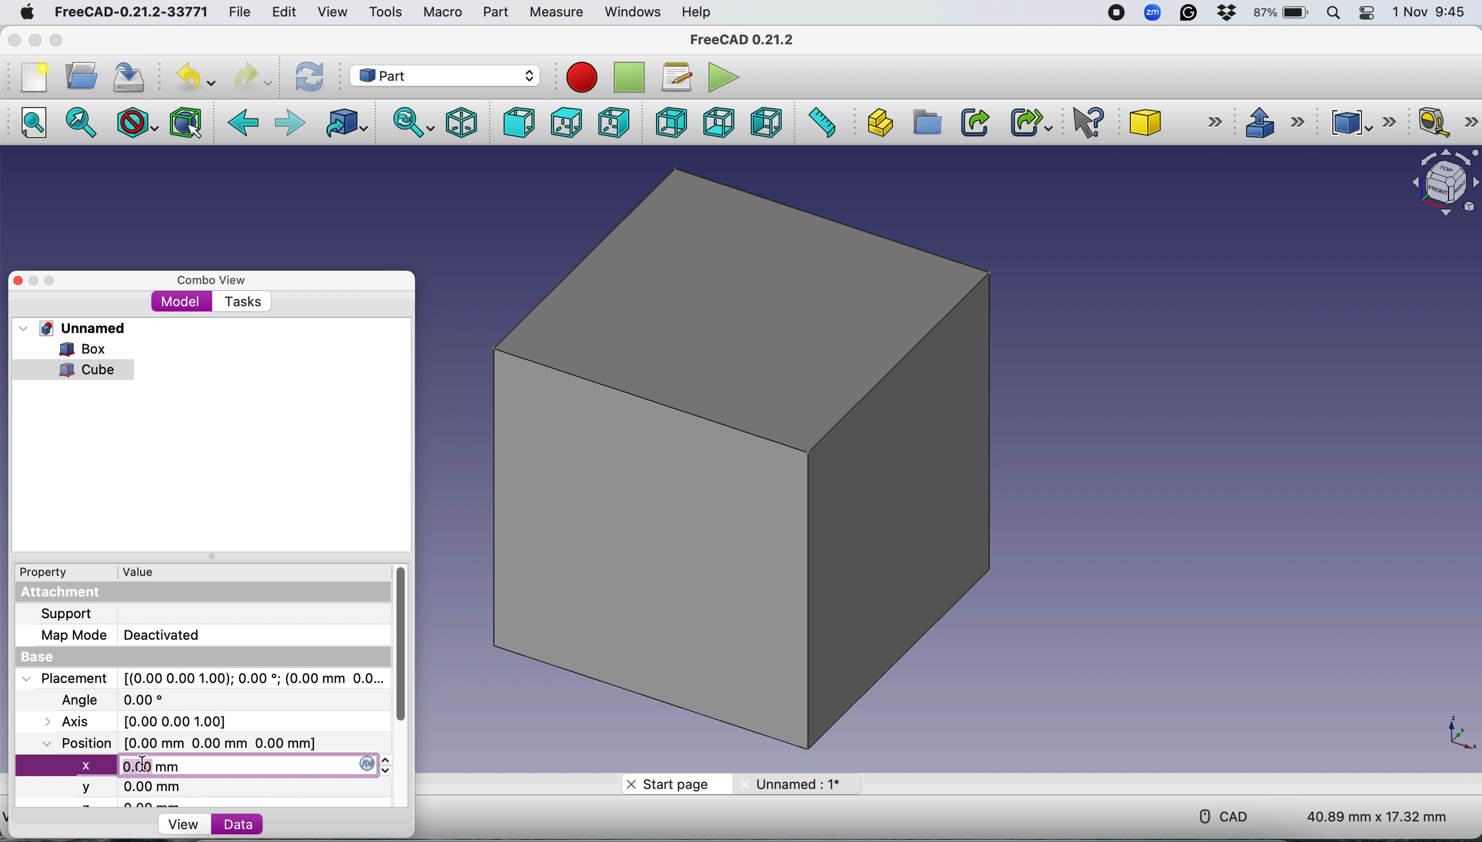 The height and width of the screenshot is (842, 1482). Describe the element at coordinates (57, 40) in the screenshot. I see `Maximise` at that location.